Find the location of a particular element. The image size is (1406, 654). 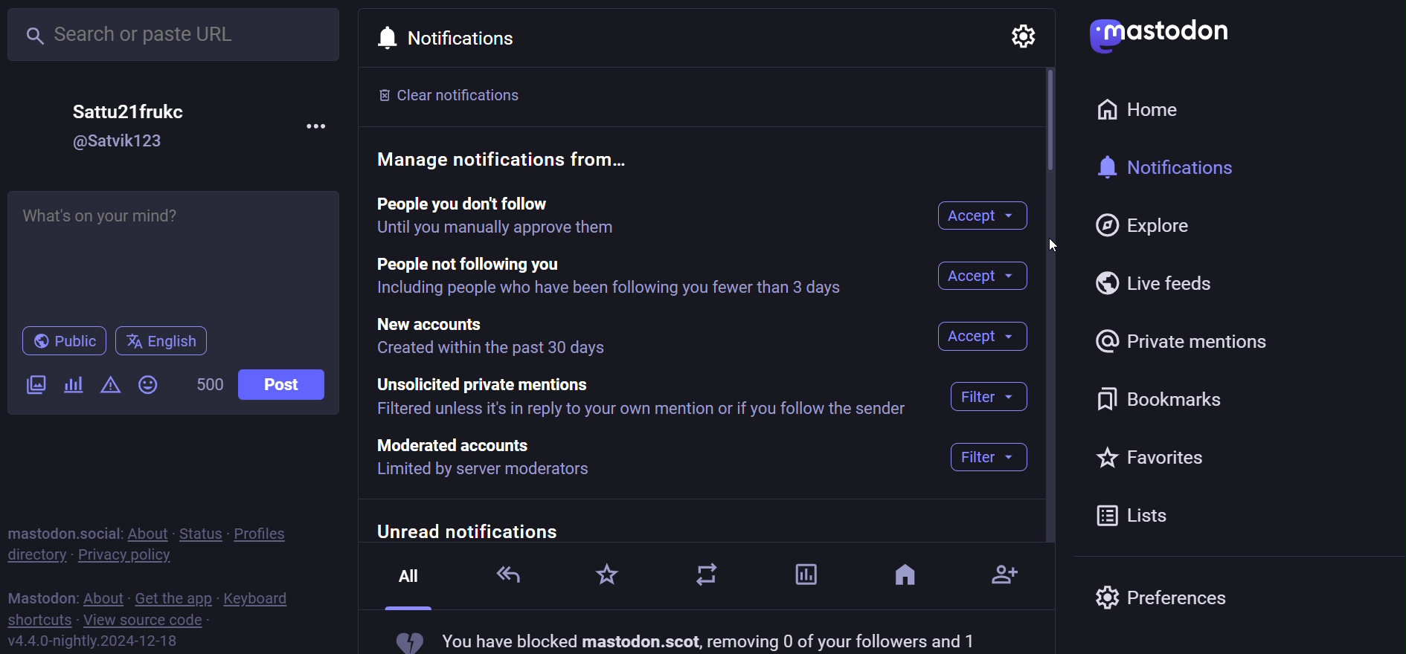

favorite is located at coordinates (606, 576).